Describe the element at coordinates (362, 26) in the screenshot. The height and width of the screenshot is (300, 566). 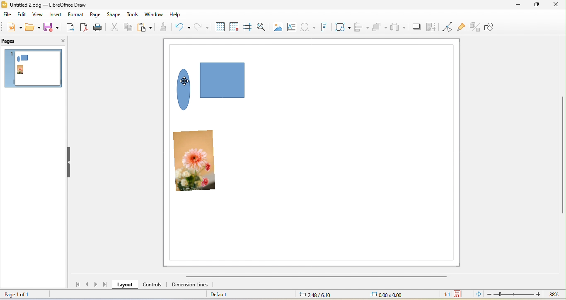
I see `align object` at that location.